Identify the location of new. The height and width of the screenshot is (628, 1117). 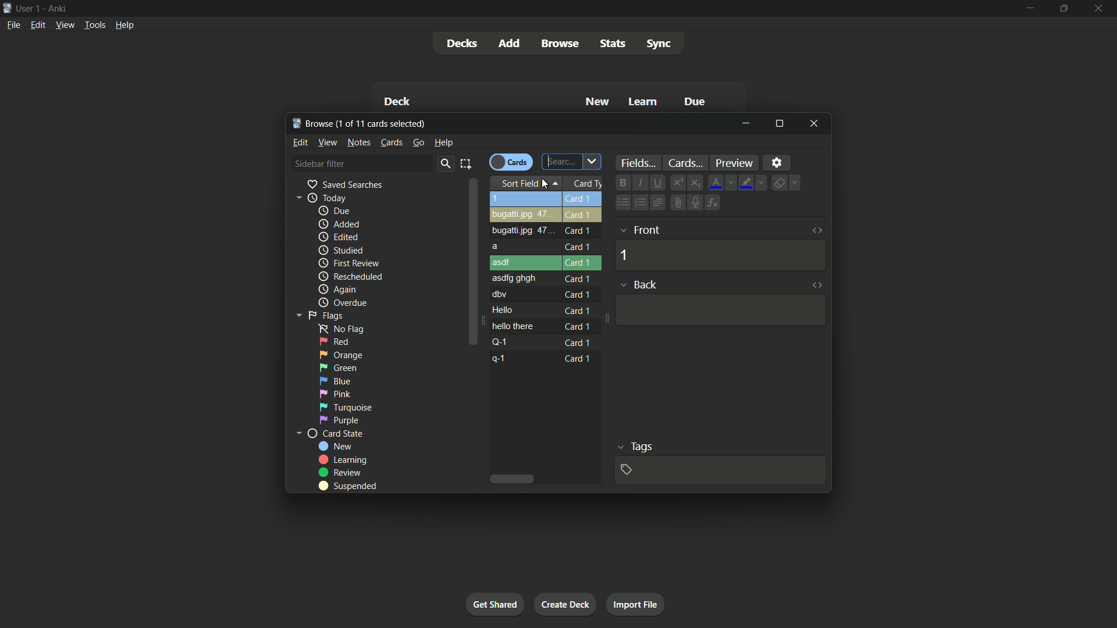
(597, 101).